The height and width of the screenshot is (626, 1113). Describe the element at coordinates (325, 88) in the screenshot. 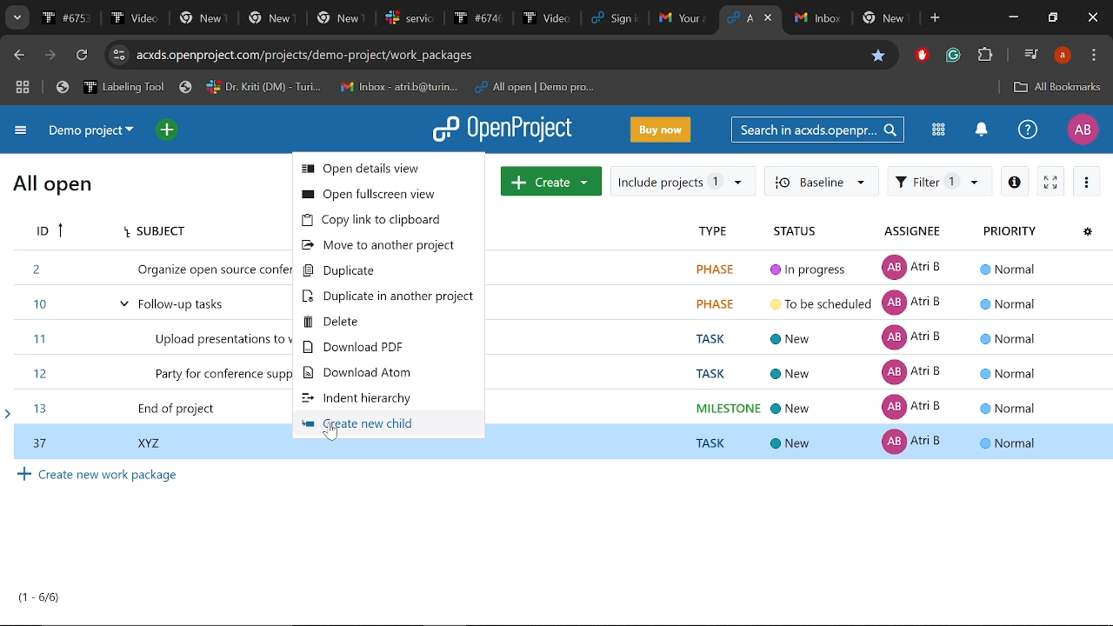

I see `Bookmarks` at that location.